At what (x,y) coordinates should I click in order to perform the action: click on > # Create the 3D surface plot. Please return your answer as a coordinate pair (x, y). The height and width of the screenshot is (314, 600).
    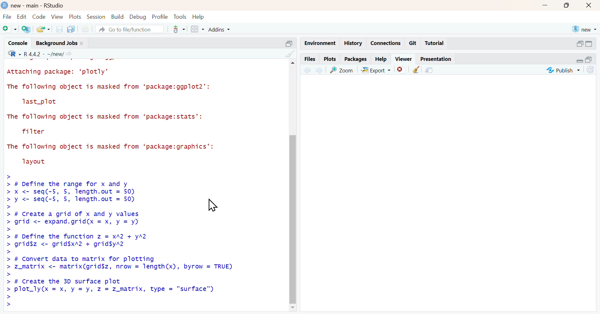
    Looking at the image, I should click on (62, 282).